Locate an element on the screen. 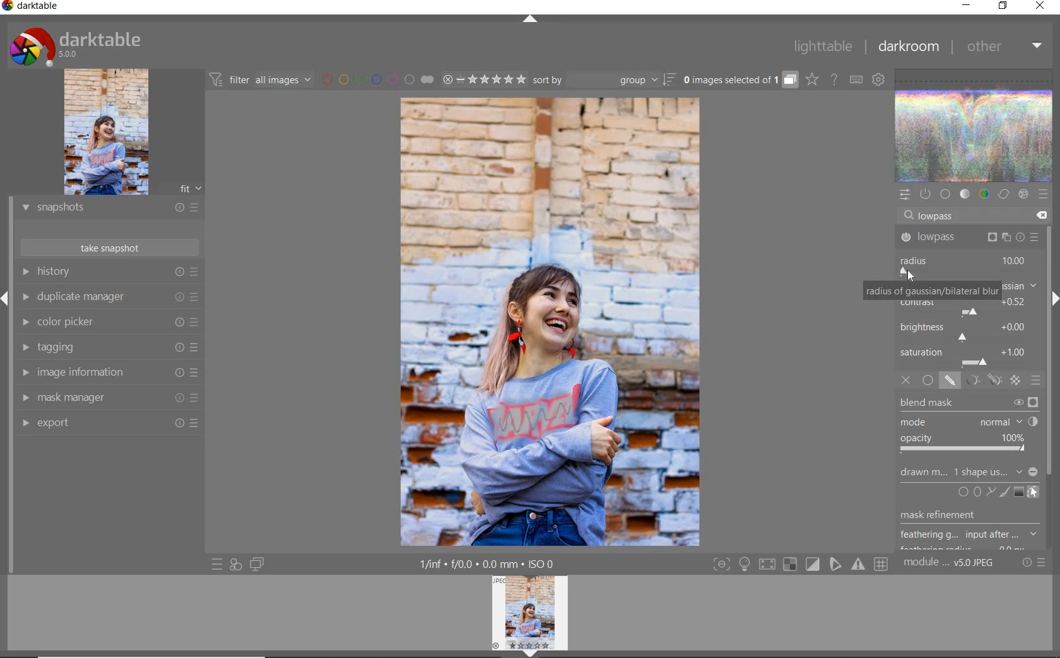 The image size is (1060, 658). filter images by color labels is located at coordinates (377, 80).